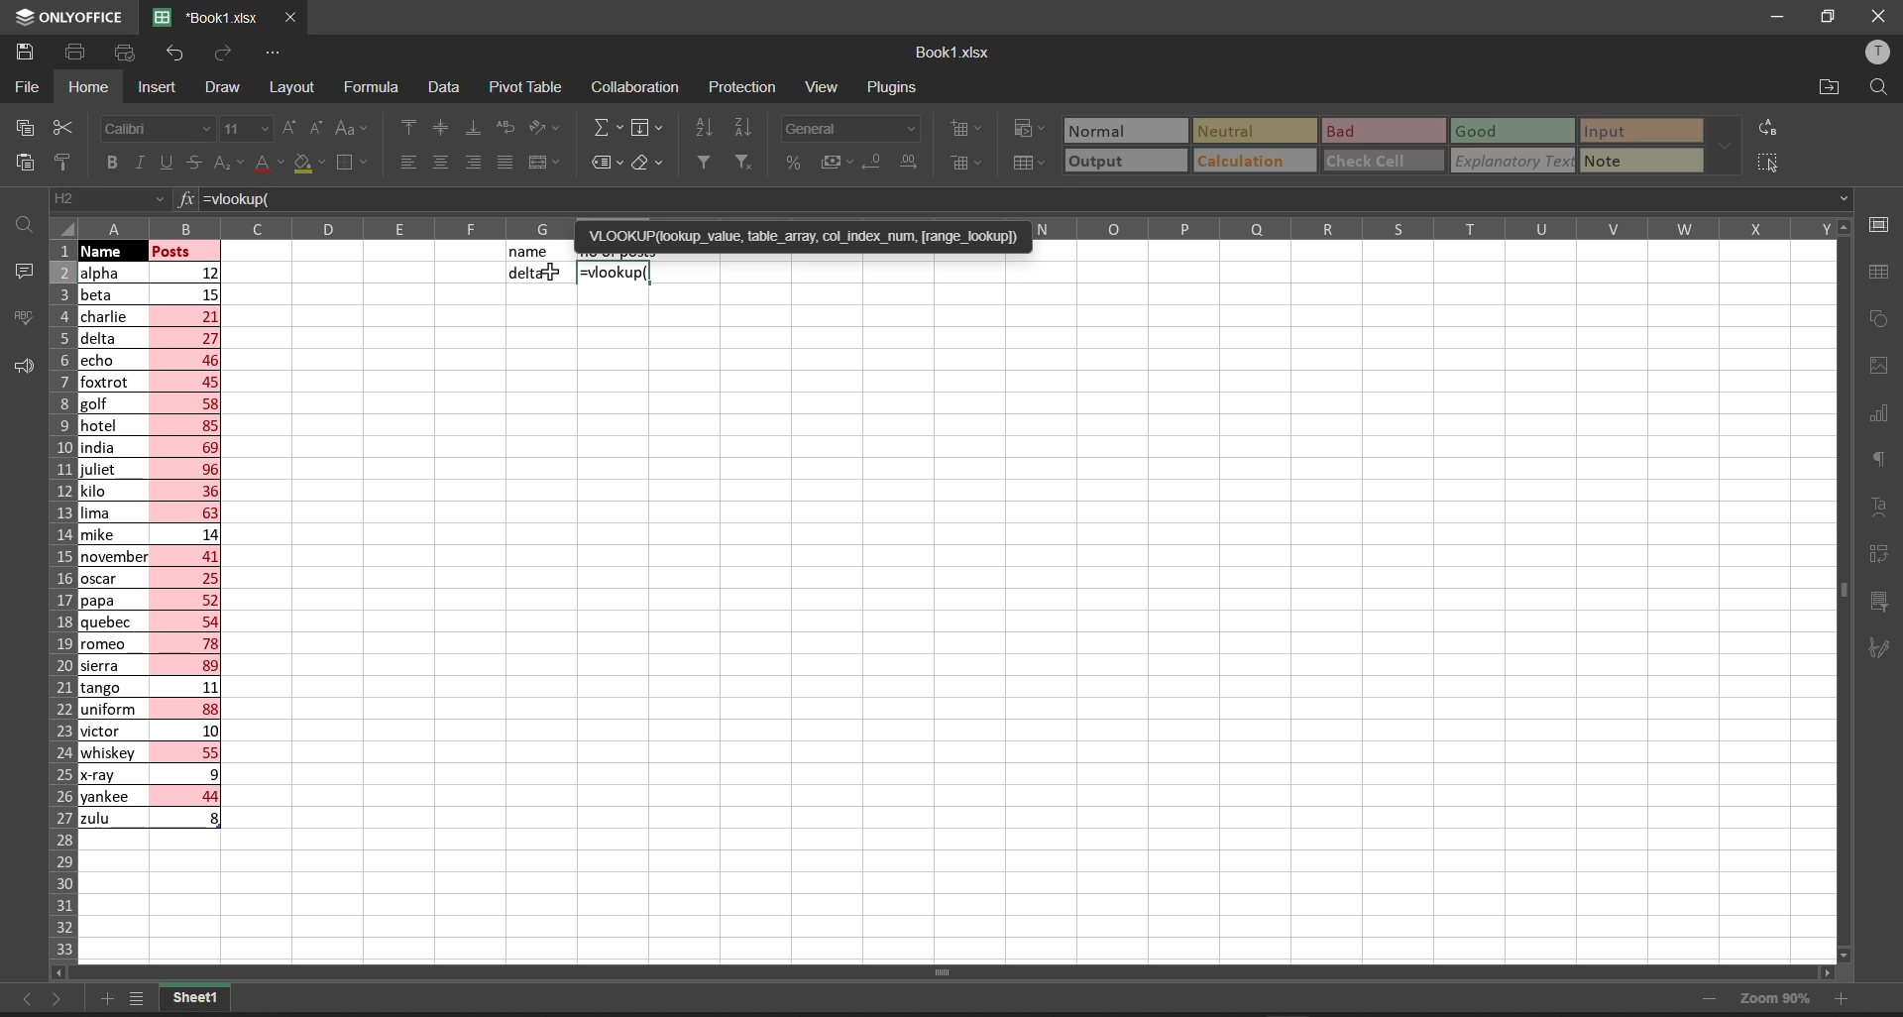 This screenshot has width=1903, height=1017. What do you see at coordinates (1843, 597) in the screenshot?
I see `vertical scroll bar` at bounding box center [1843, 597].